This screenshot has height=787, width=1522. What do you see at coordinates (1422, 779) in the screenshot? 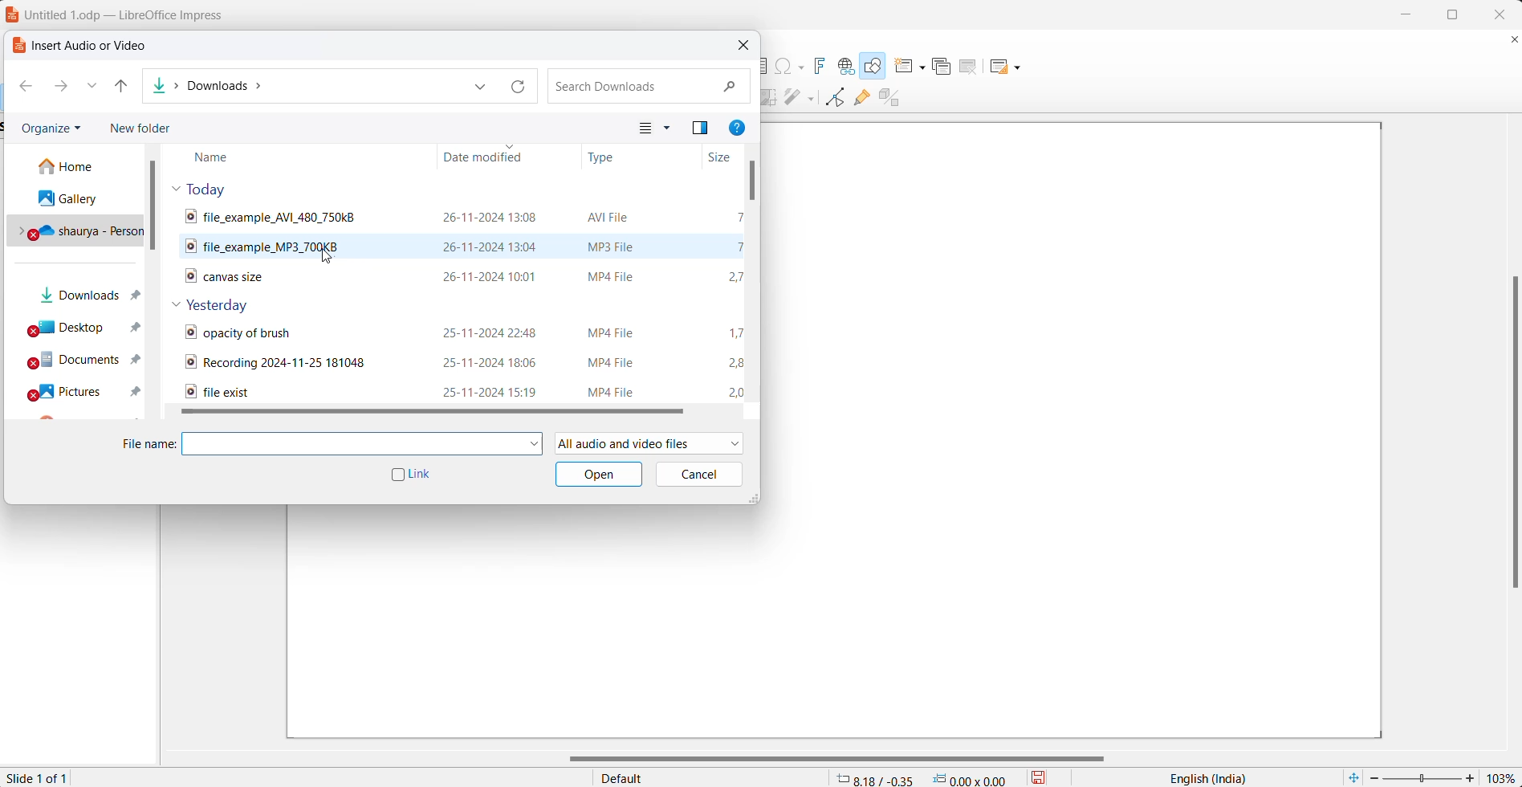
I see `zoom slider` at bounding box center [1422, 779].